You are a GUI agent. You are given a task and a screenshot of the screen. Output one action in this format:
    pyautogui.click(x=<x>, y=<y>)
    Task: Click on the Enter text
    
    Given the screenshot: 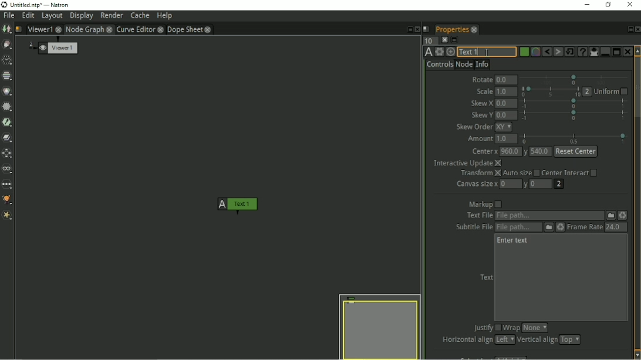 What is the action you would take?
    pyautogui.click(x=514, y=240)
    